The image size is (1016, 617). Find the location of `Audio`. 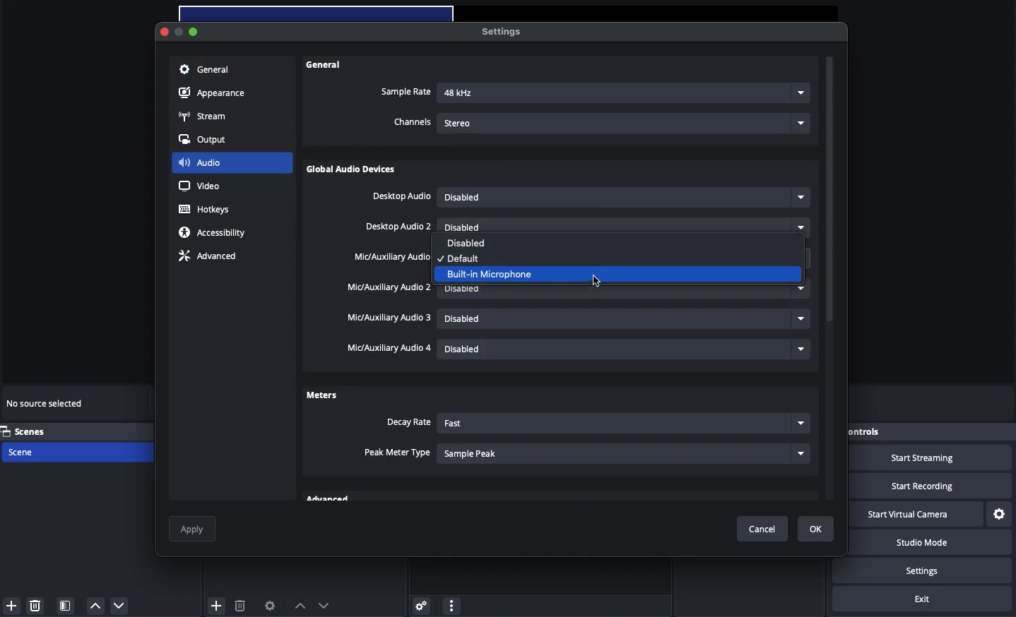

Audio is located at coordinates (200, 162).